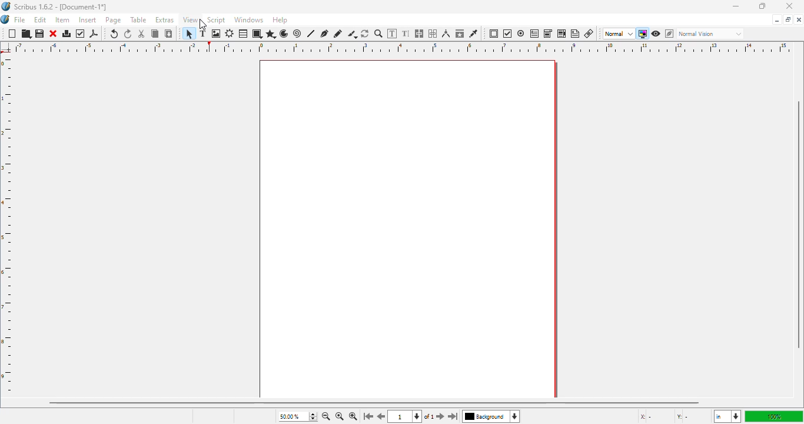  I want to click on cut, so click(142, 34).